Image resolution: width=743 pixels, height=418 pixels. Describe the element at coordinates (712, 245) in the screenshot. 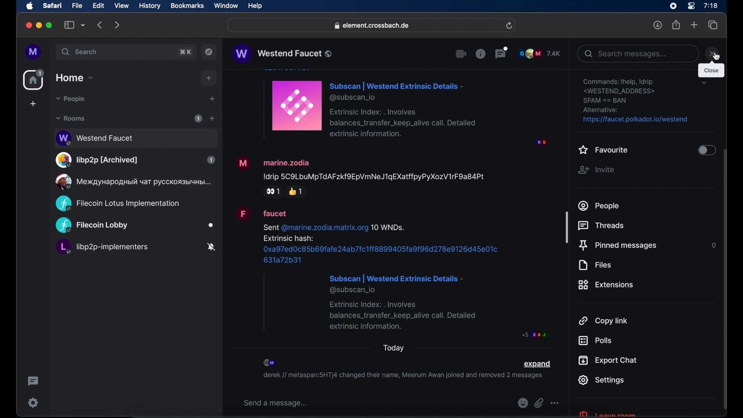

I see `0` at that location.